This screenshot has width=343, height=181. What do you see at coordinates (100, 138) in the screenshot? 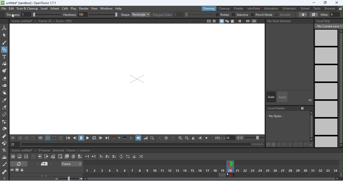
I see `next frame` at bounding box center [100, 138].